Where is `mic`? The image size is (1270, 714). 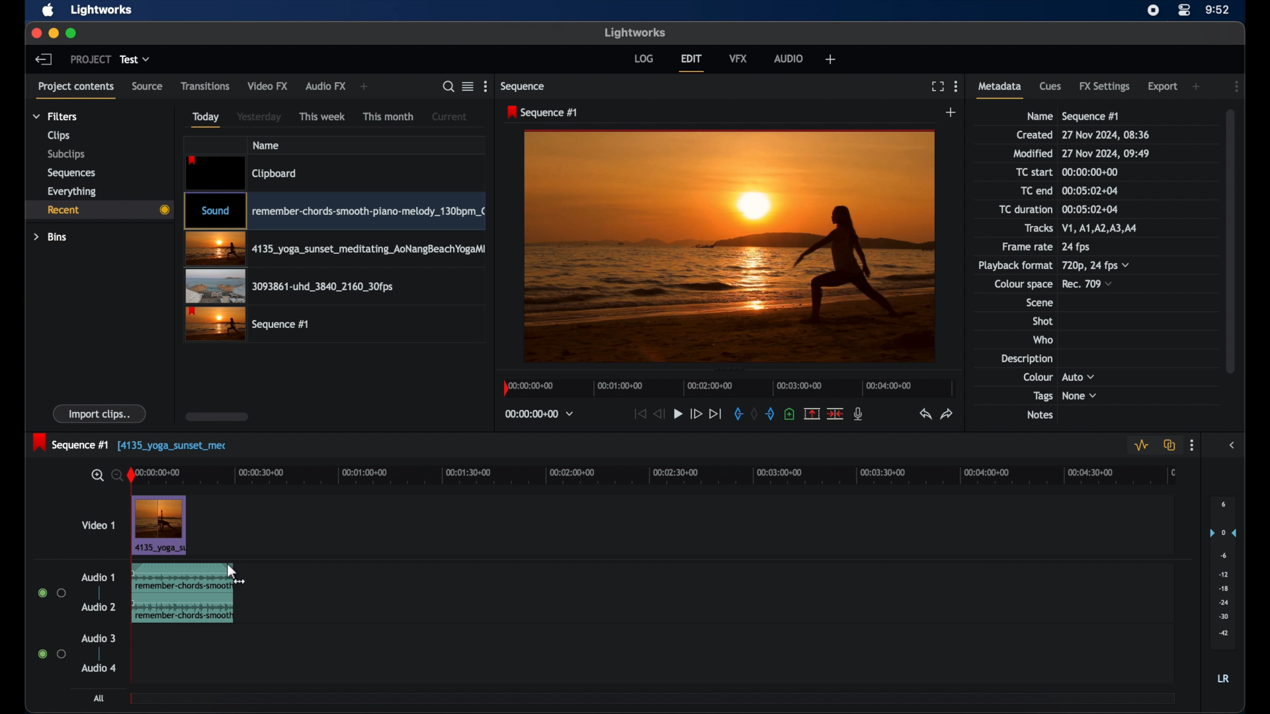
mic is located at coordinates (860, 414).